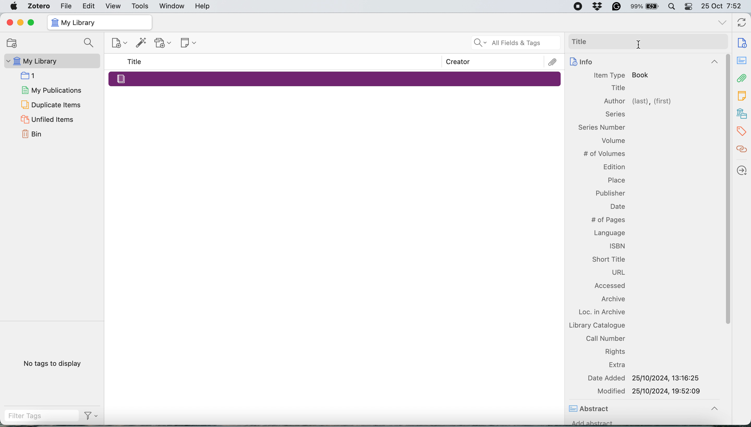  What do you see at coordinates (639, 45) in the screenshot?
I see `Cursor Position` at bounding box center [639, 45].